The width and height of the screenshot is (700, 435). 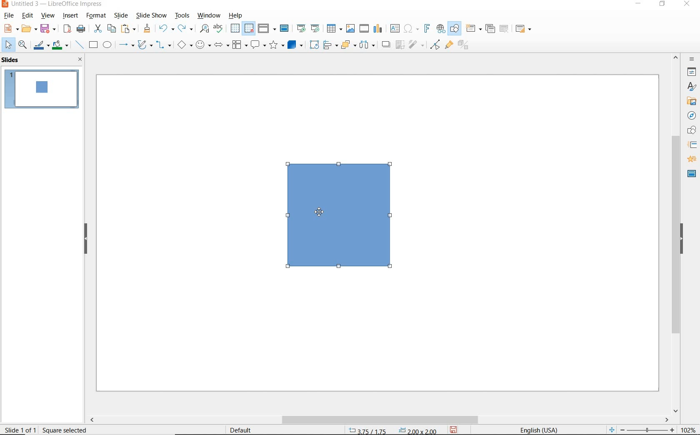 What do you see at coordinates (127, 30) in the screenshot?
I see `paste` at bounding box center [127, 30].